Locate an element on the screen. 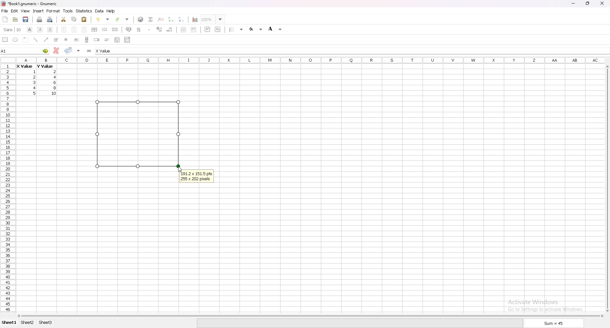 The width and height of the screenshot is (610, 328). frame is located at coordinates (26, 39).